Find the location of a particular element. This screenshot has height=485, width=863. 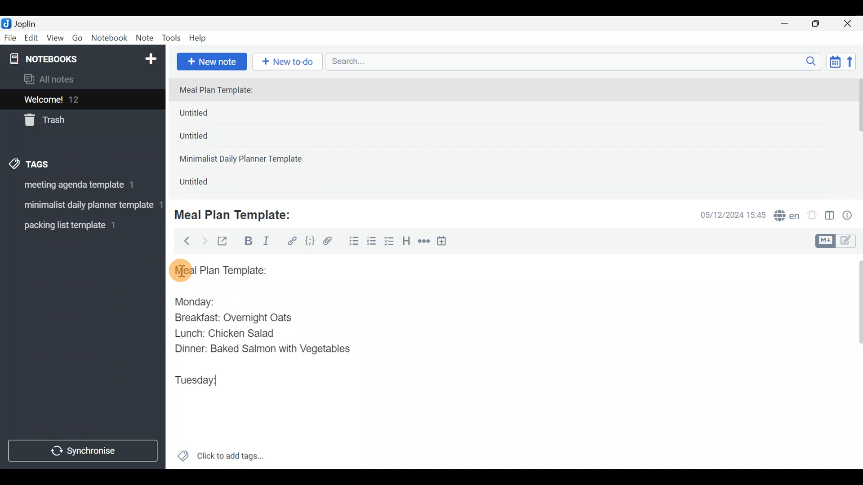

Meal Plan Template: is located at coordinates (238, 214).